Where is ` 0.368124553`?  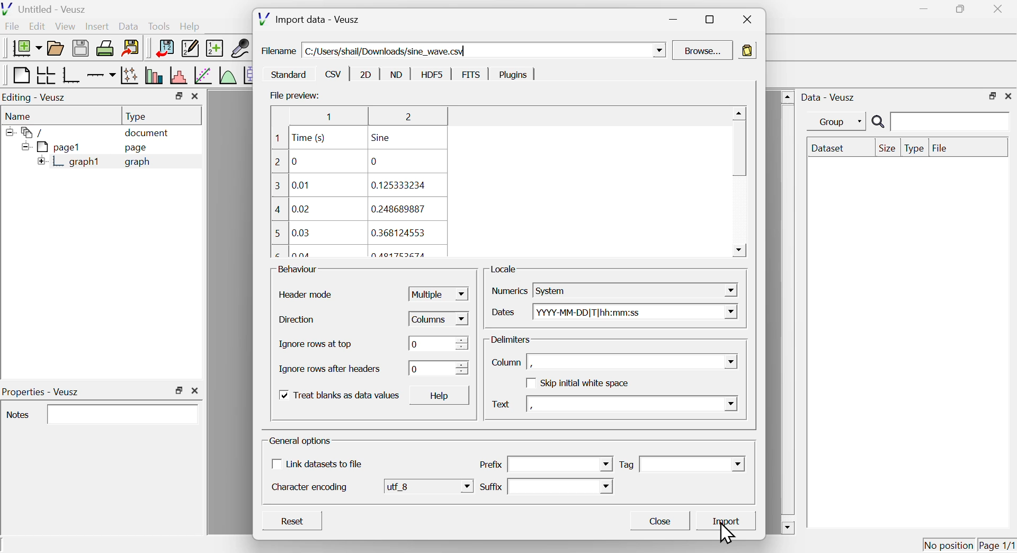
 0.368124553 is located at coordinates (403, 234).